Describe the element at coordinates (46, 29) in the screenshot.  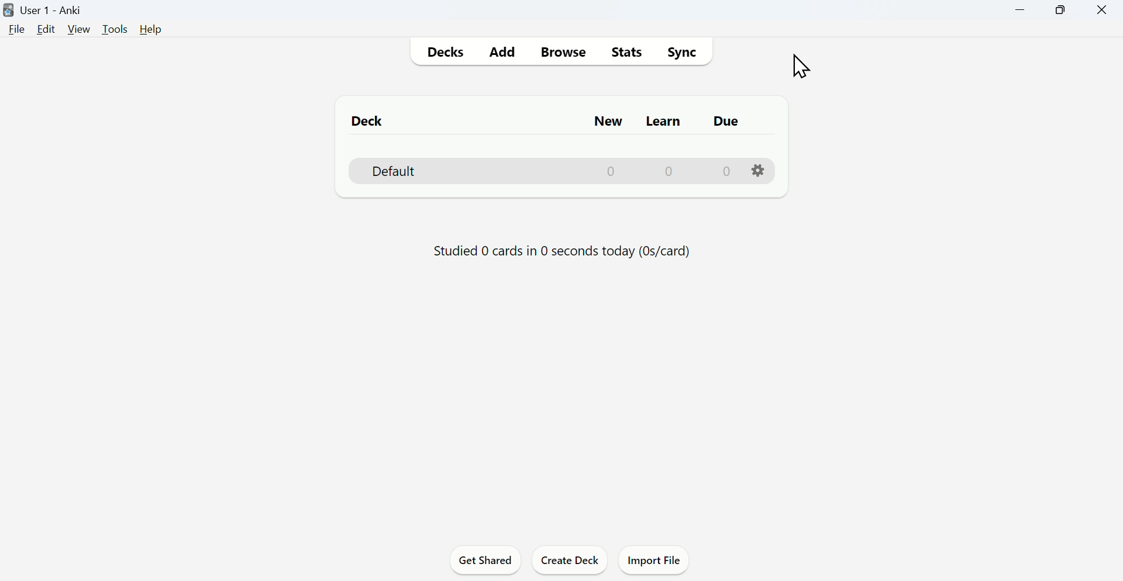
I see `Edit` at that location.